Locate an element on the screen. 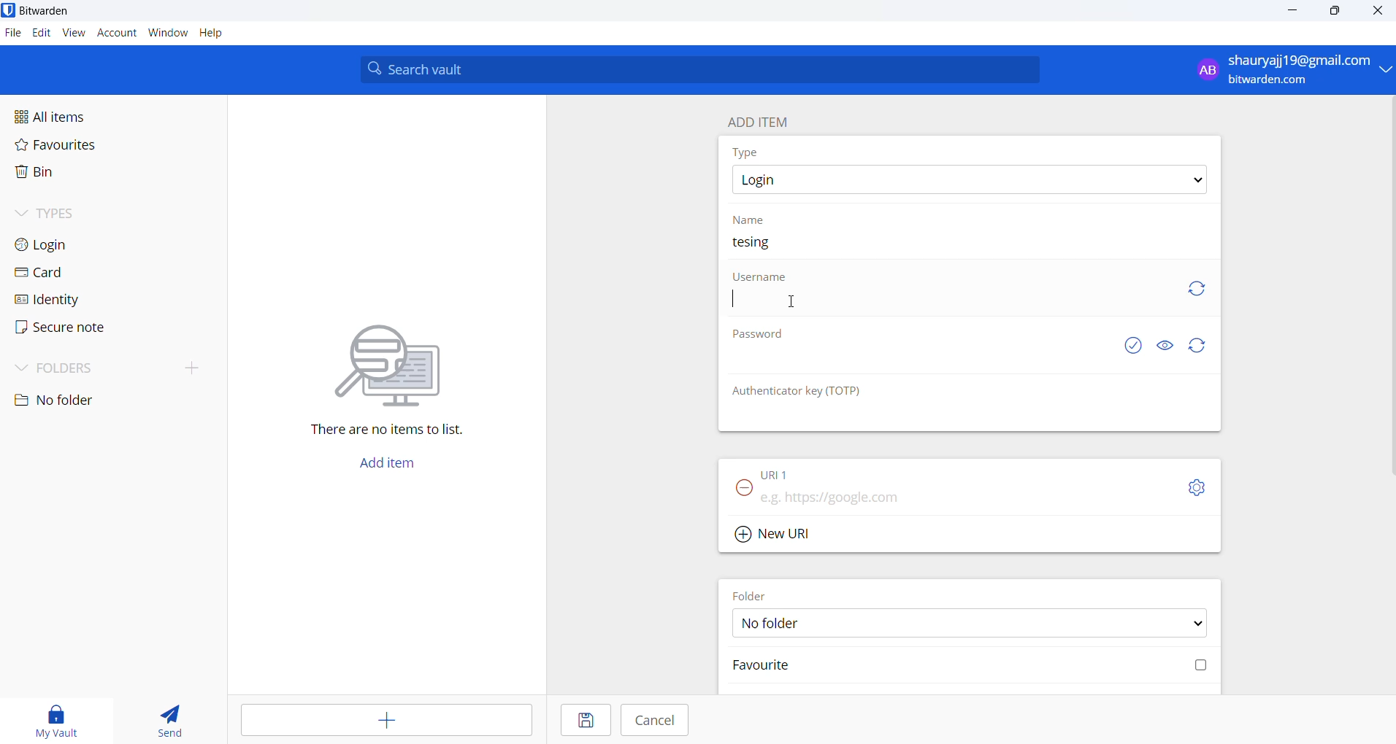 This screenshot has width=1396, height=744. help is located at coordinates (220, 34).